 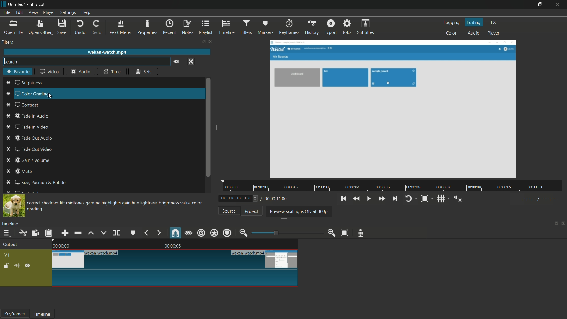 What do you see at coordinates (65, 233) in the screenshot?
I see `append` at bounding box center [65, 233].